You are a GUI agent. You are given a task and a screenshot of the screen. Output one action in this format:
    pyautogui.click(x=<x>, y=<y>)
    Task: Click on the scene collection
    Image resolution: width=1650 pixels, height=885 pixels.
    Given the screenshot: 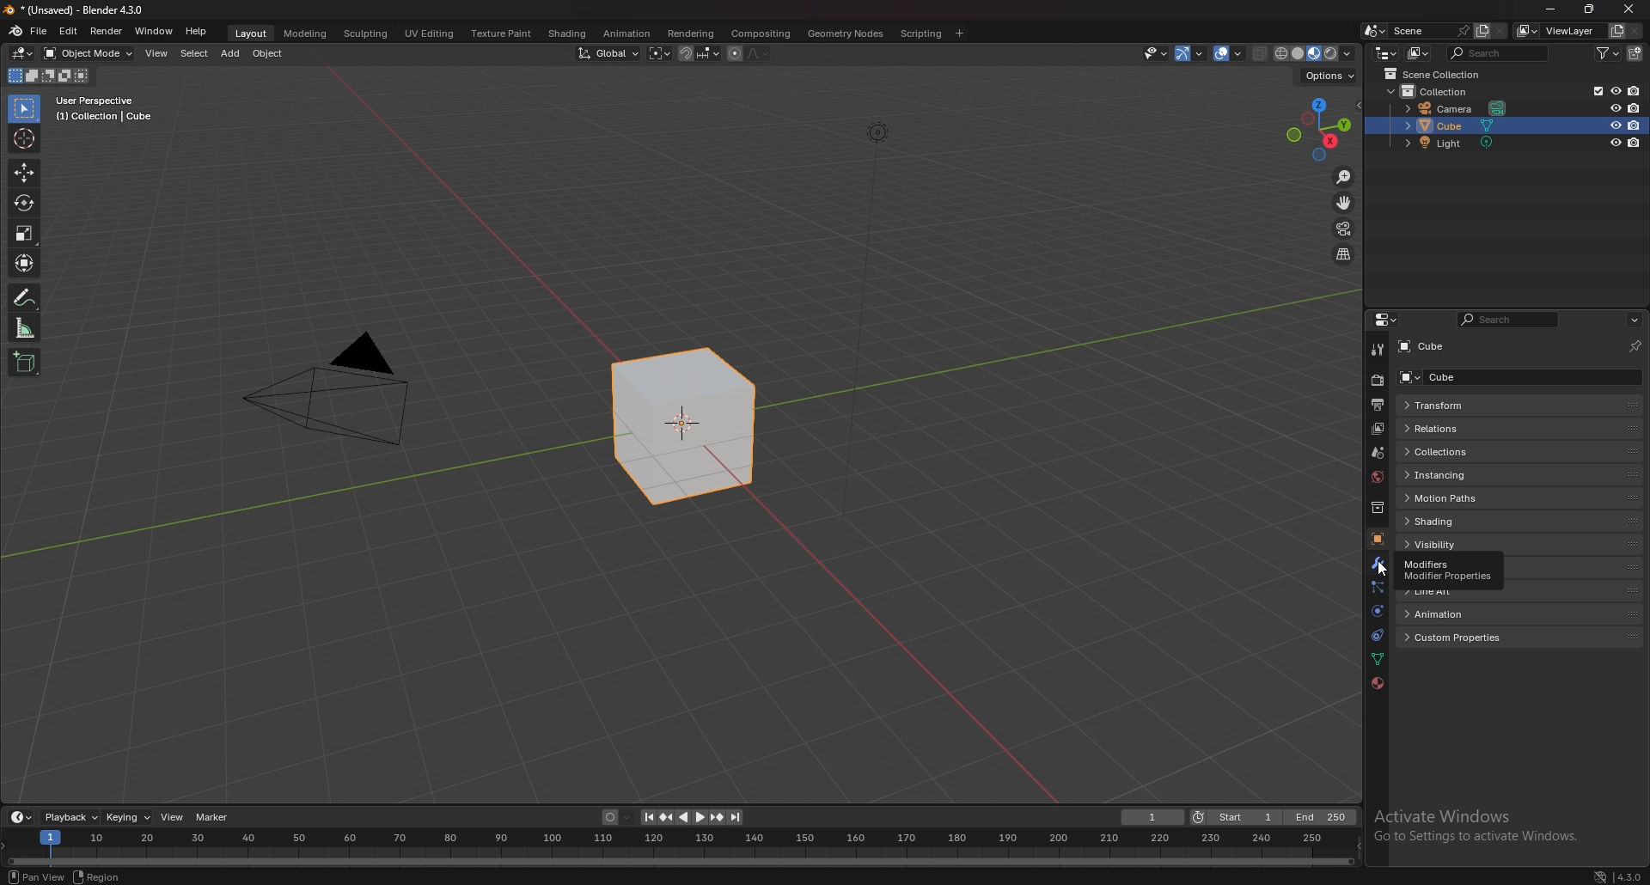 What is the action you would take?
    pyautogui.click(x=1439, y=74)
    